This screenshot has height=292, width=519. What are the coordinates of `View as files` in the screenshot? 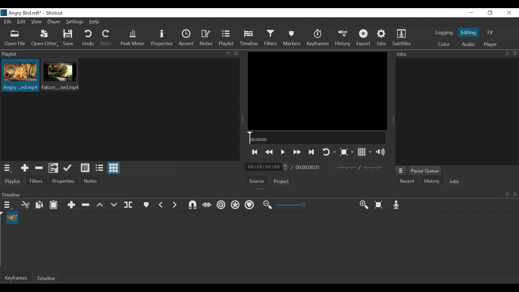 It's located at (99, 168).